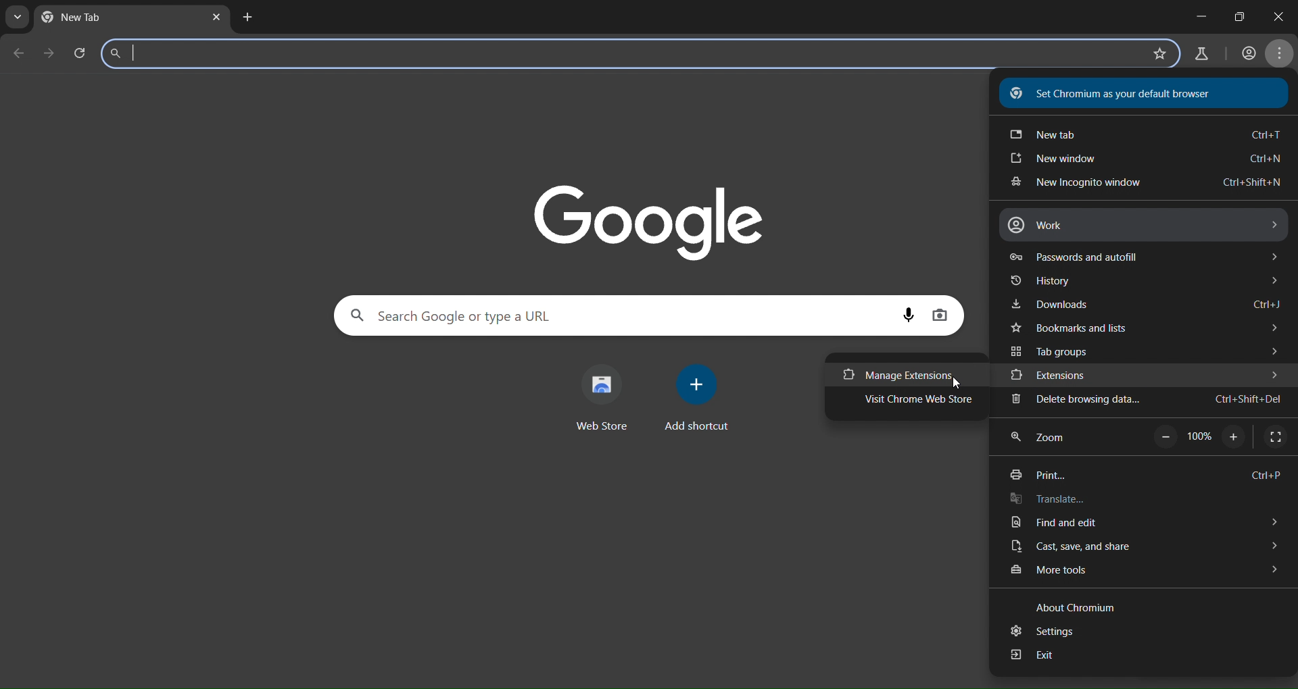  I want to click on extensions, so click(1144, 375).